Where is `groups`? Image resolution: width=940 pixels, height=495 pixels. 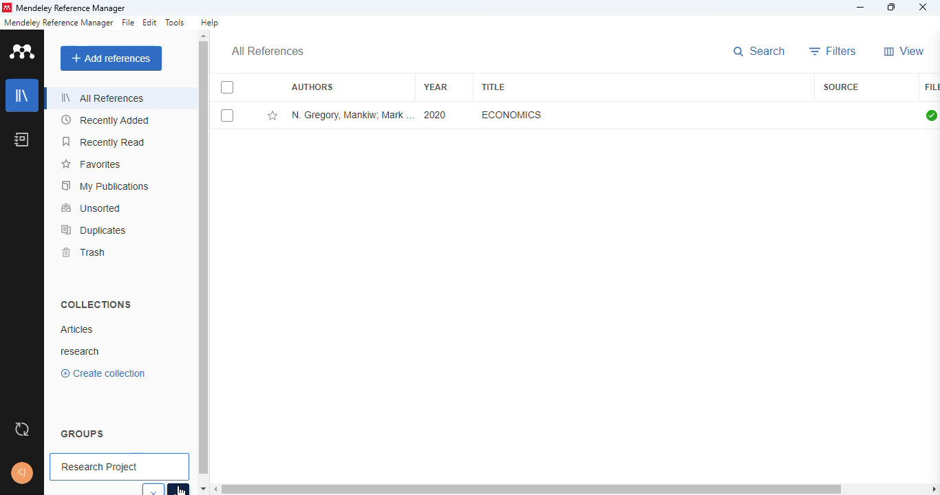 groups is located at coordinates (82, 433).